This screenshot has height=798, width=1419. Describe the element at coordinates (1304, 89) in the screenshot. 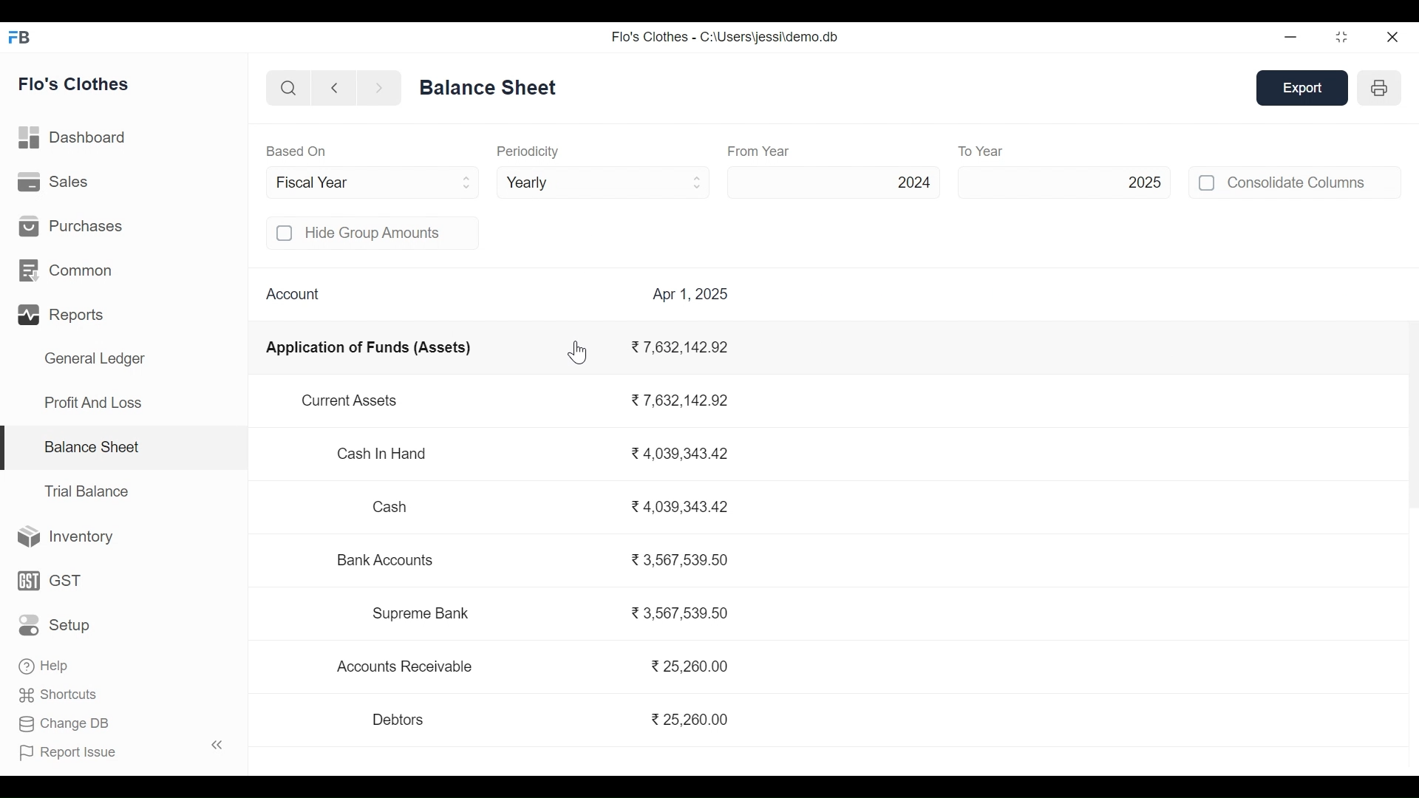

I see `Export` at that location.